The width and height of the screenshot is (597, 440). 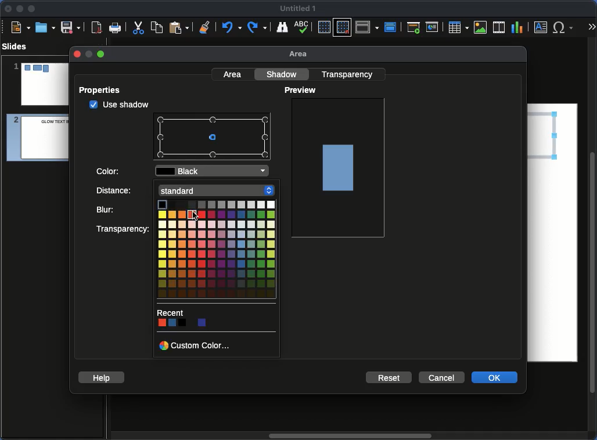 I want to click on Redo, so click(x=258, y=27).